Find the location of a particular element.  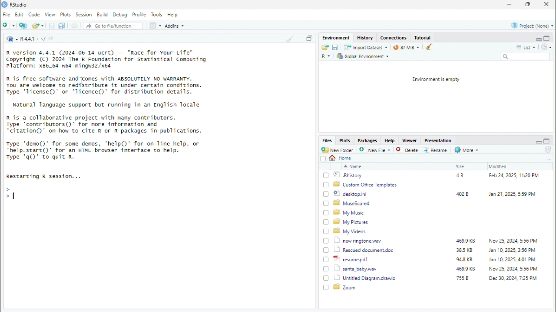

Arrow  is located at coordinates (8, 189).